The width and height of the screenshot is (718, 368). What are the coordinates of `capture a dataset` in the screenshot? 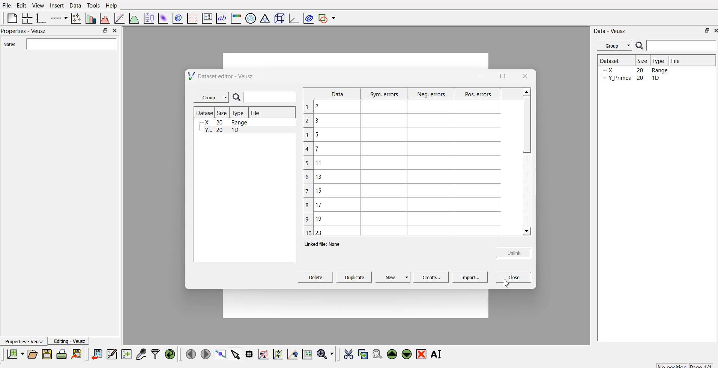 It's located at (141, 354).